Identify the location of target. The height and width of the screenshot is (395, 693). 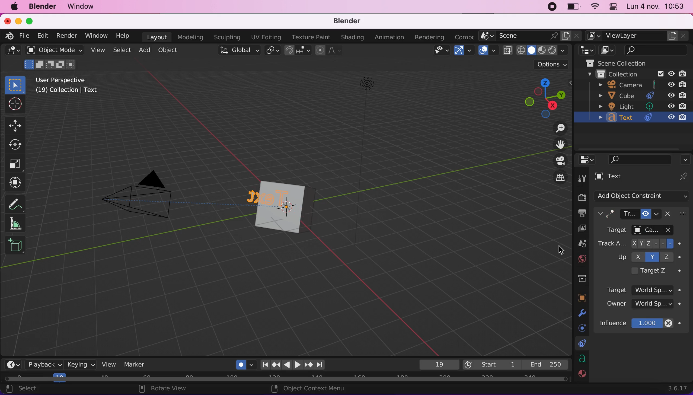
(647, 288).